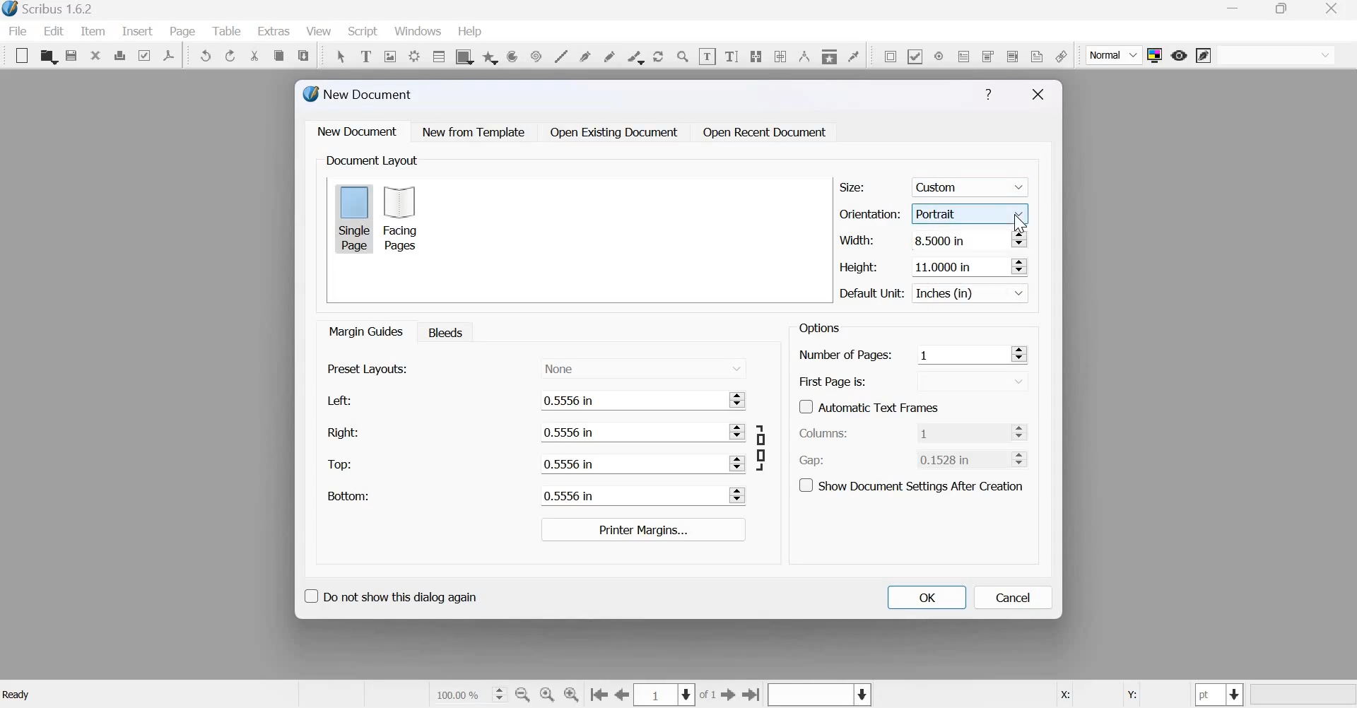 Image resolution: width=1357 pixels, height=708 pixels. Describe the element at coordinates (490, 56) in the screenshot. I see `arc` at that location.